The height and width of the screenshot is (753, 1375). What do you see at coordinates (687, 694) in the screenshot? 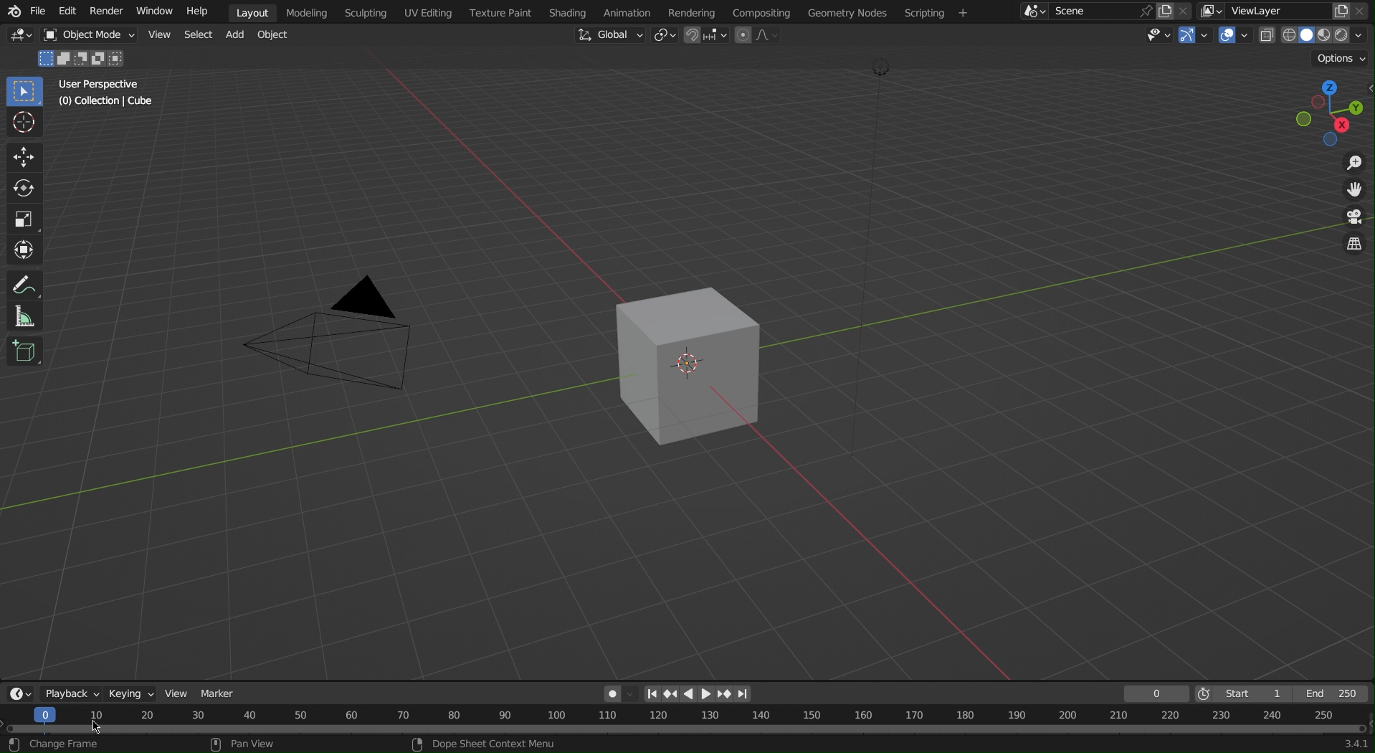
I see `left` at bounding box center [687, 694].